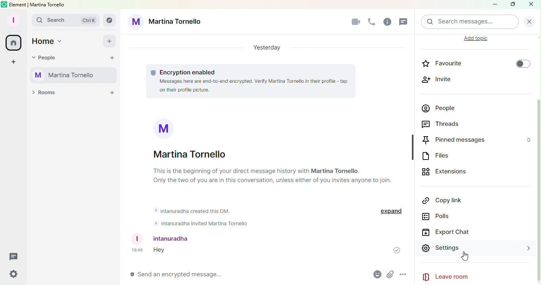 Image resolution: width=541 pixels, height=285 pixels. I want to click on Copy Link, so click(474, 199).